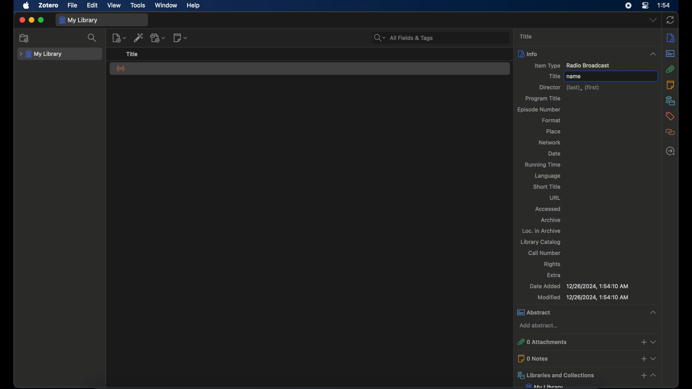  What do you see at coordinates (588, 342) in the screenshot?
I see `0 attachments` at bounding box center [588, 342].